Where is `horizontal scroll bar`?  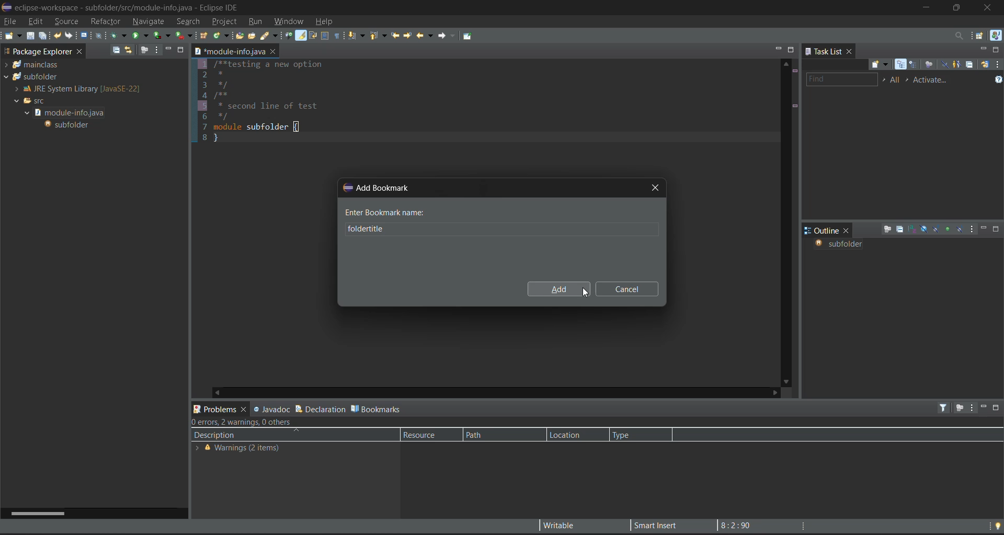
horizontal scroll bar is located at coordinates (44, 512).